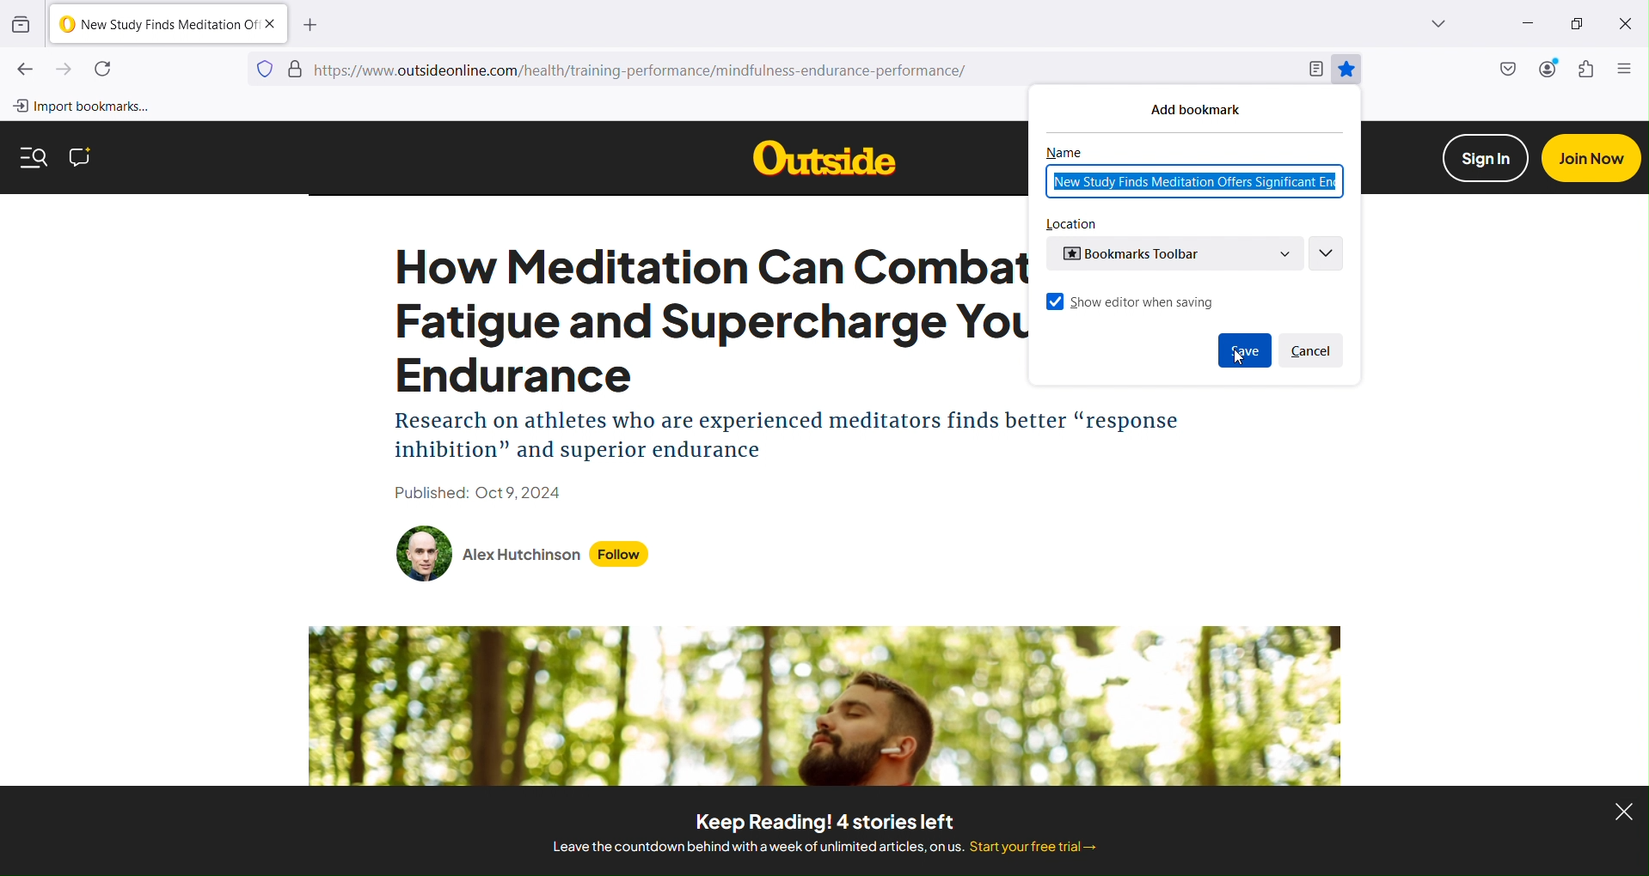 The width and height of the screenshot is (1649, 876). I want to click on Close, so click(1628, 26).